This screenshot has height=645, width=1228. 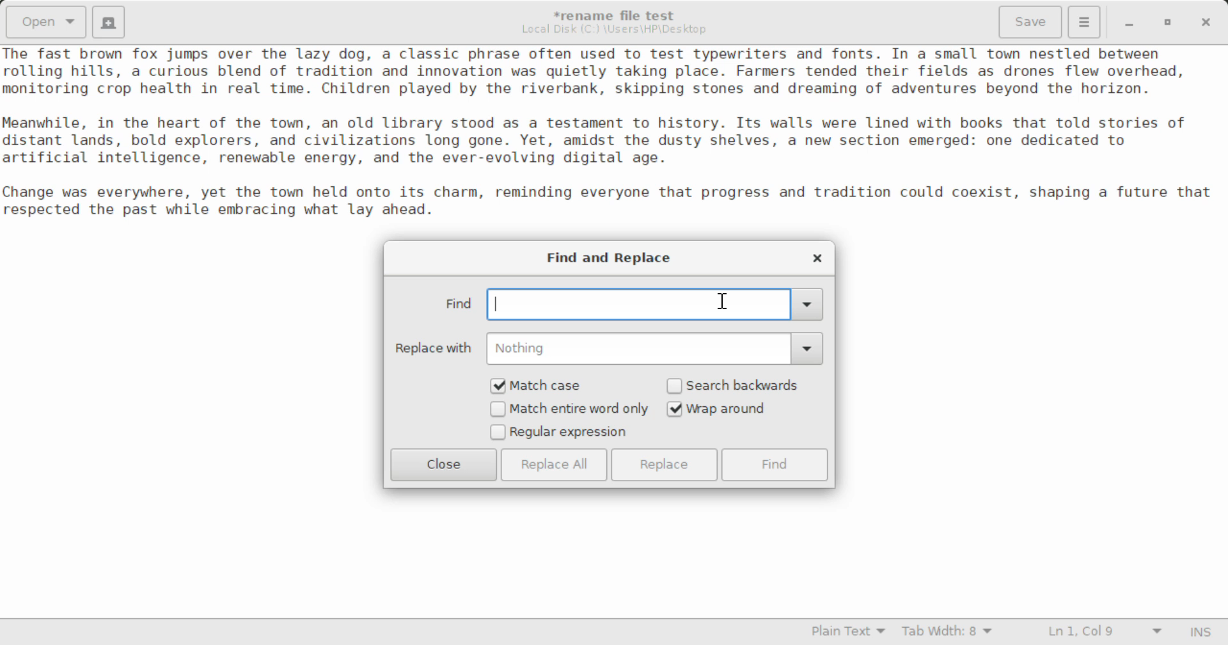 What do you see at coordinates (569, 410) in the screenshot?
I see `Match entire word only` at bounding box center [569, 410].